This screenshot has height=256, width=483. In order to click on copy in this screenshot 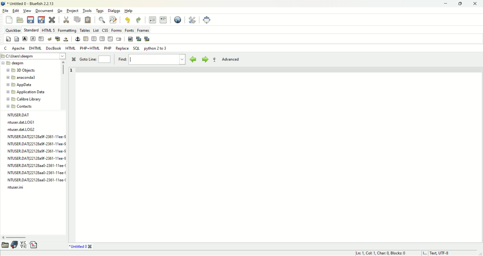, I will do `click(78, 19)`.